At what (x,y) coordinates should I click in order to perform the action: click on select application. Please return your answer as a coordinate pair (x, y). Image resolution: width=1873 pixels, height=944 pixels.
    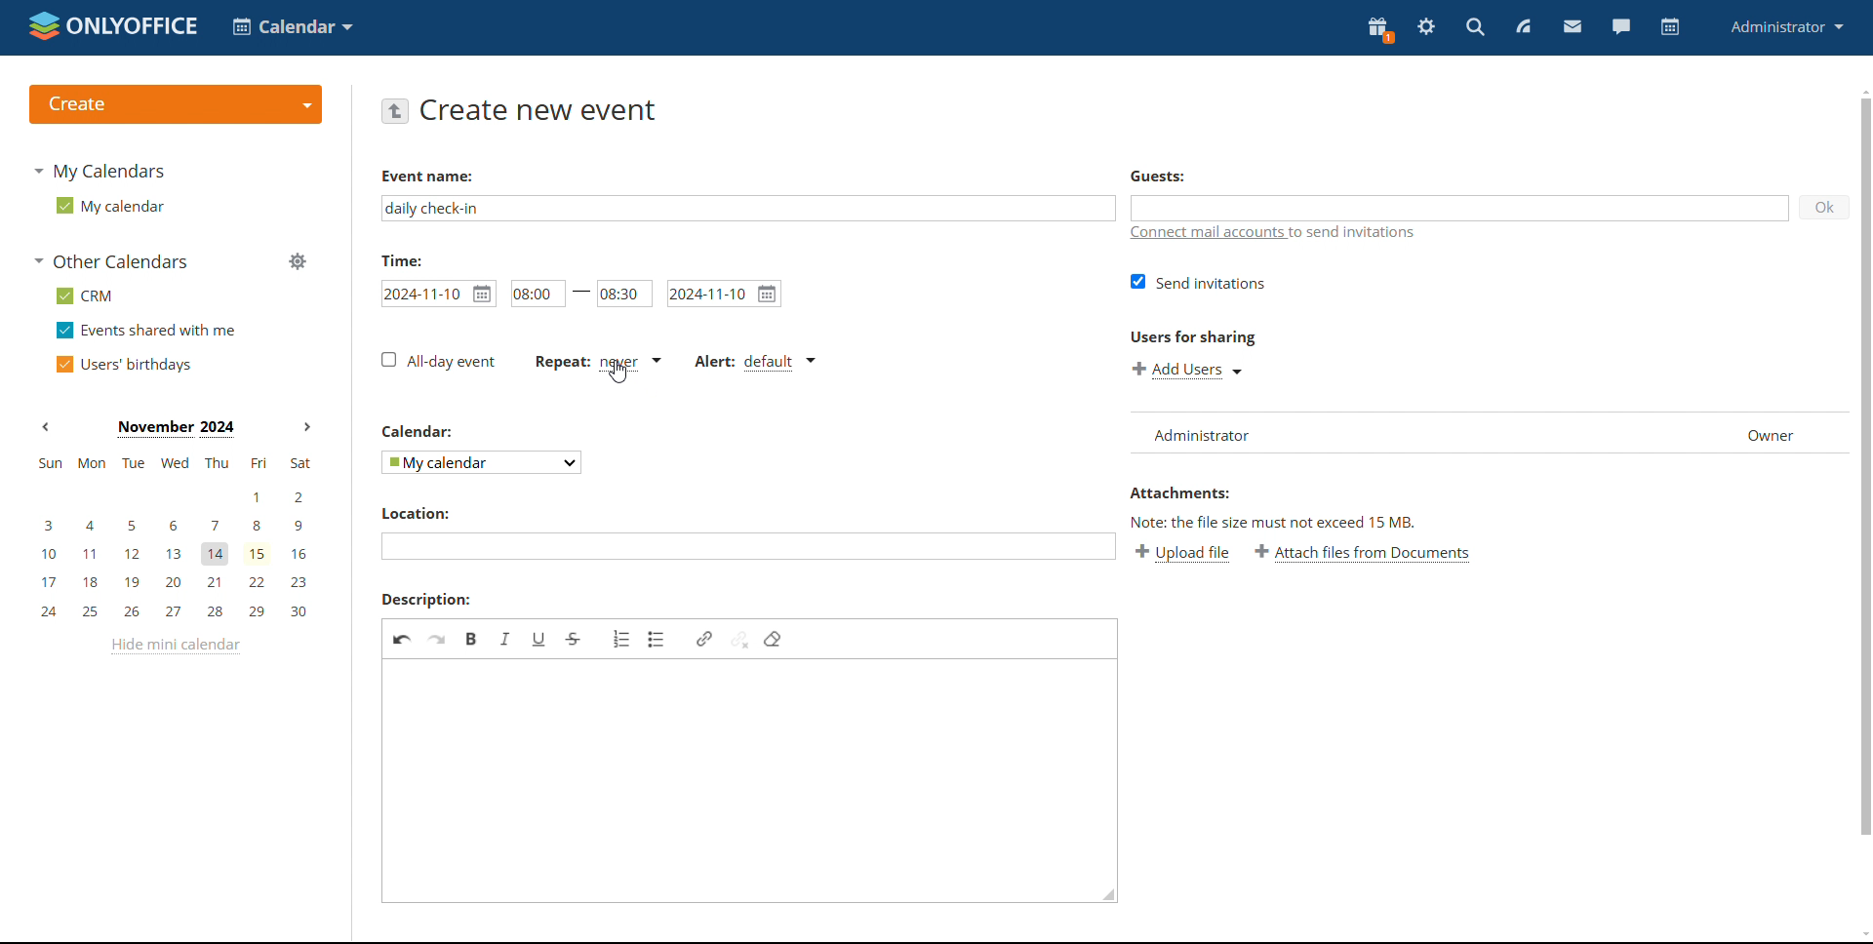
    Looking at the image, I should click on (293, 27).